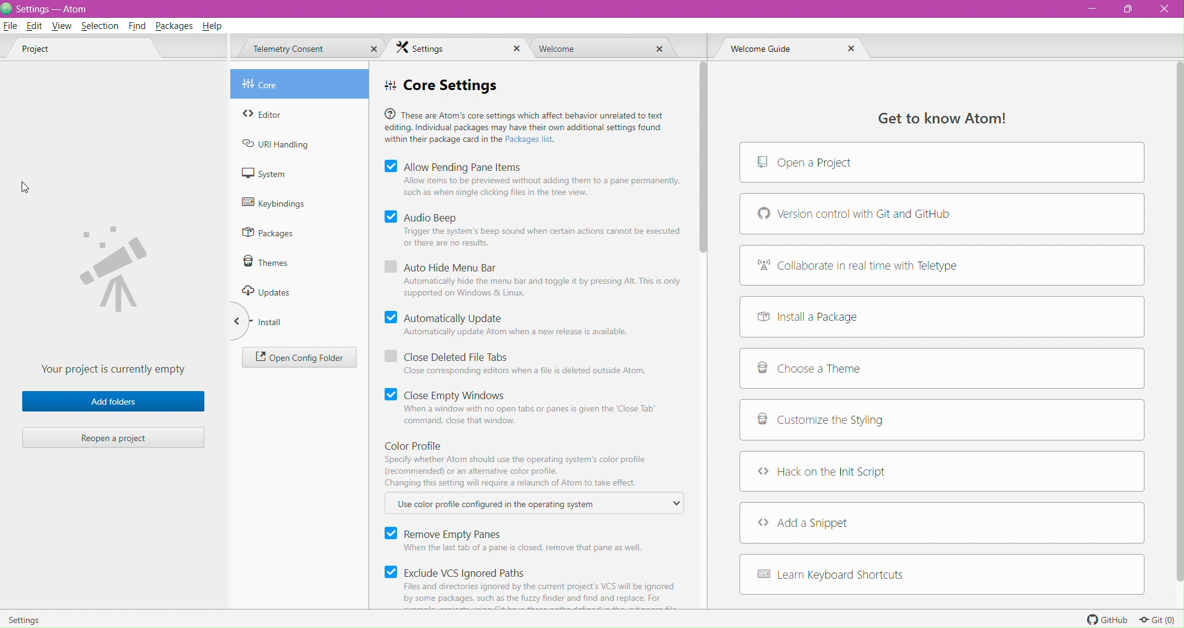 Image resolution: width=1184 pixels, height=628 pixels. What do you see at coordinates (539, 585) in the screenshot?
I see `Exclude VCS Ignored PathsFiles and directories ignored by the current project's VCS will be ignored by some packages, such as the fuzzy finder and find and replace. For` at bounding box center [539, 585].